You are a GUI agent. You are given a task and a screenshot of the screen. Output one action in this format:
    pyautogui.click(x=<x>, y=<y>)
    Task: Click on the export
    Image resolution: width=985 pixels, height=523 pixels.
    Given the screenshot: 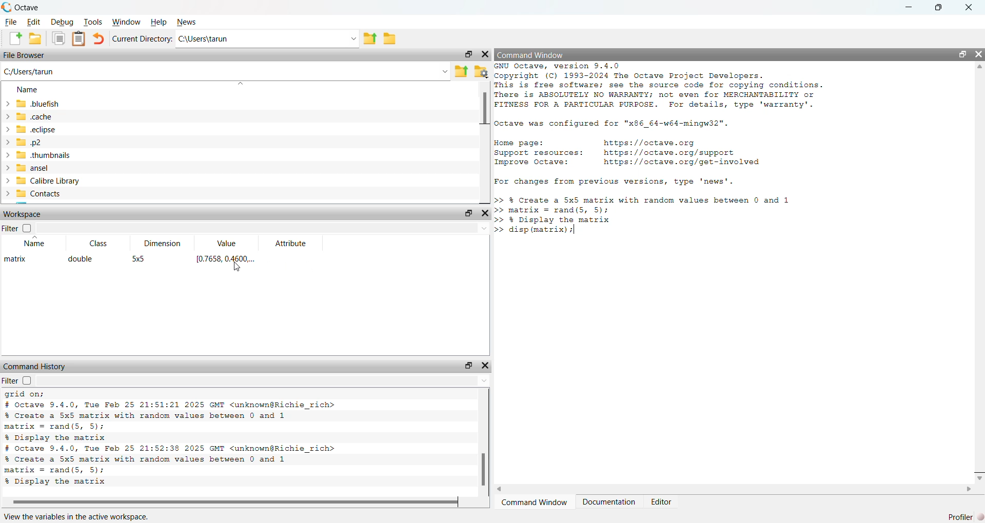 What is the action you would take?
    pyautogui.click(x=461, y=71)
    